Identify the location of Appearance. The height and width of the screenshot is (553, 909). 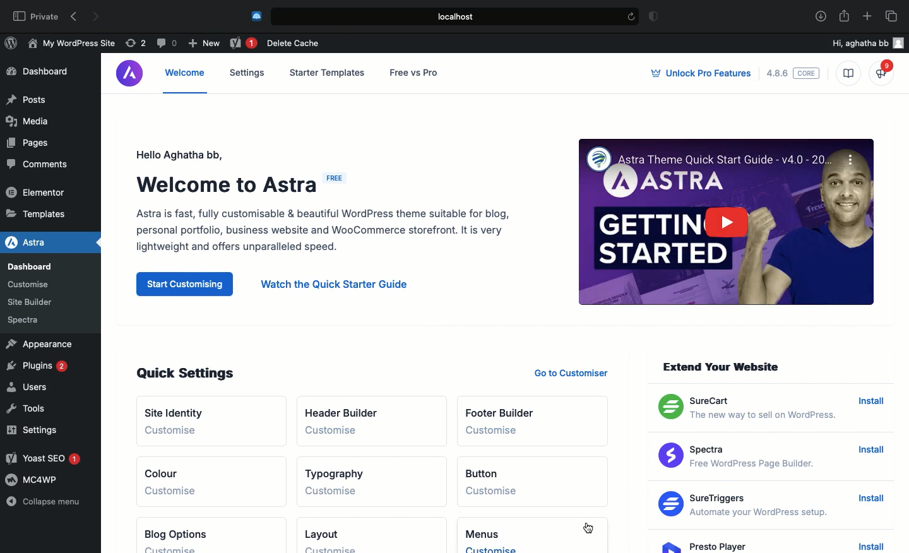
(44, 344).